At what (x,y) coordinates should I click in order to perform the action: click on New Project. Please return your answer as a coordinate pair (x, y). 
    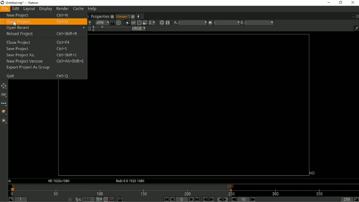
    Looking at the image, I should click on (38, 15).